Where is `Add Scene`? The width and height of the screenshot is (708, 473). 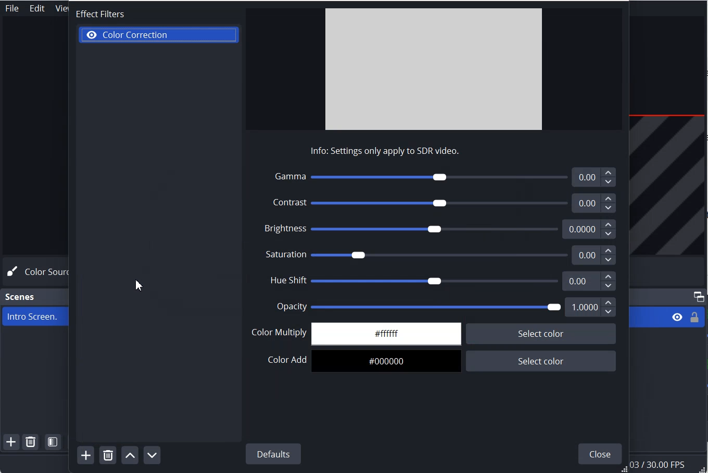
Add Scene is located at coordinates (11, 442).